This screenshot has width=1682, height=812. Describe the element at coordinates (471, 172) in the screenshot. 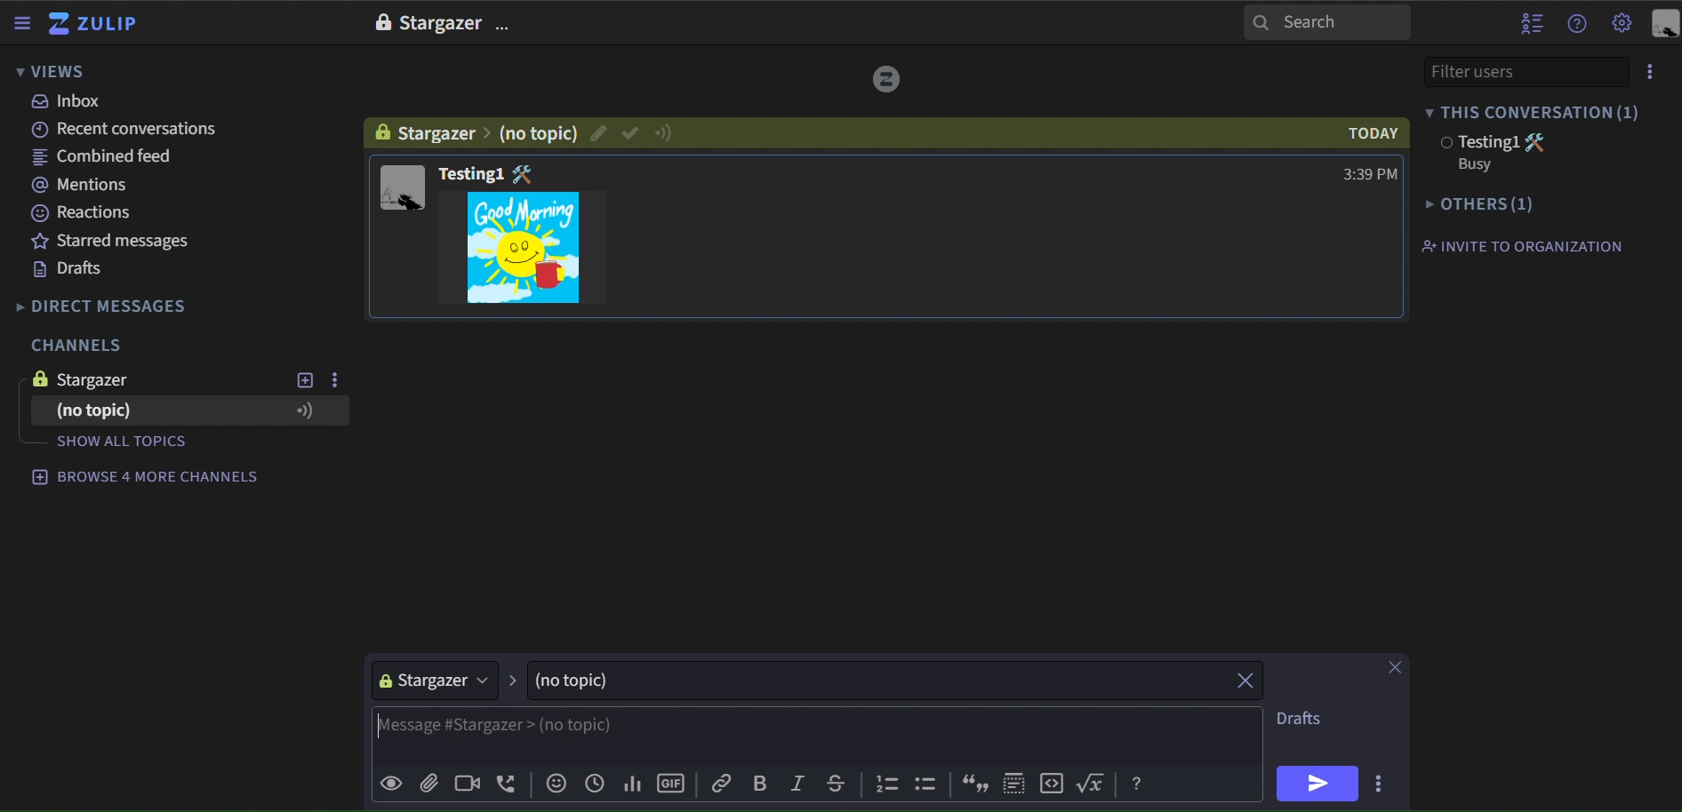

I see `Testing1` at that location.